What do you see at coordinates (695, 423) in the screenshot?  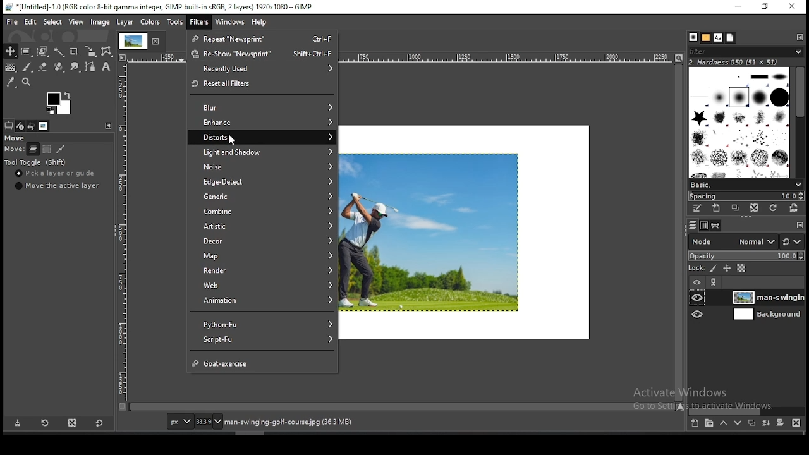 I see `create a new layer` at bounding box center [695, 423].